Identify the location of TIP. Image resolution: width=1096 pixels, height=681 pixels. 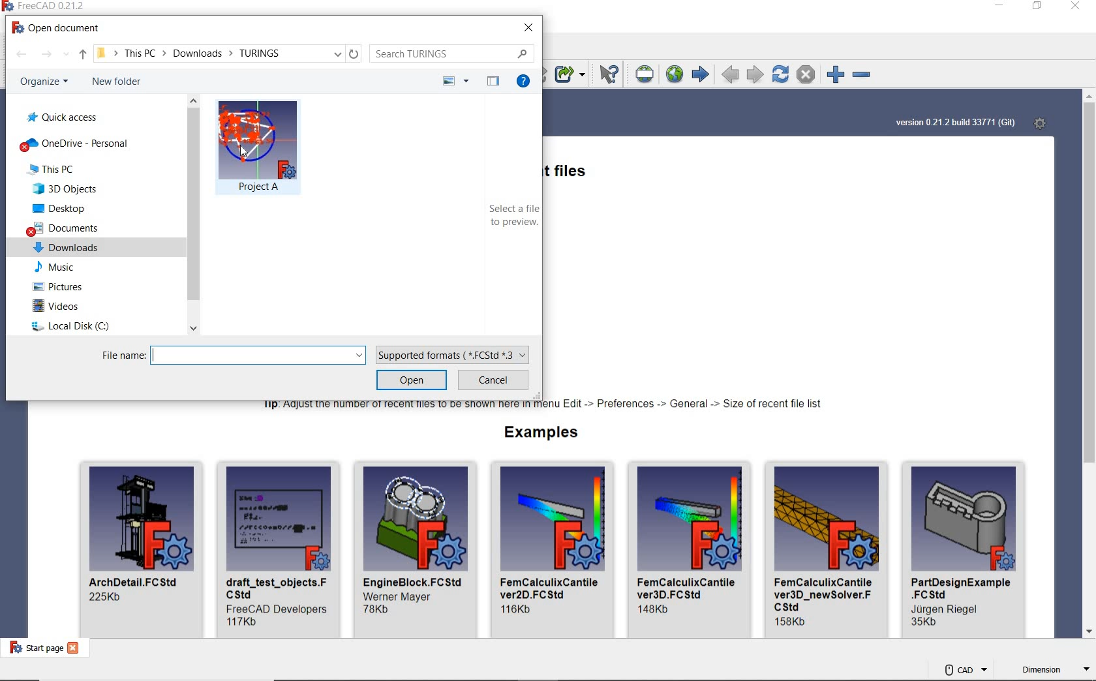
(545, 406).